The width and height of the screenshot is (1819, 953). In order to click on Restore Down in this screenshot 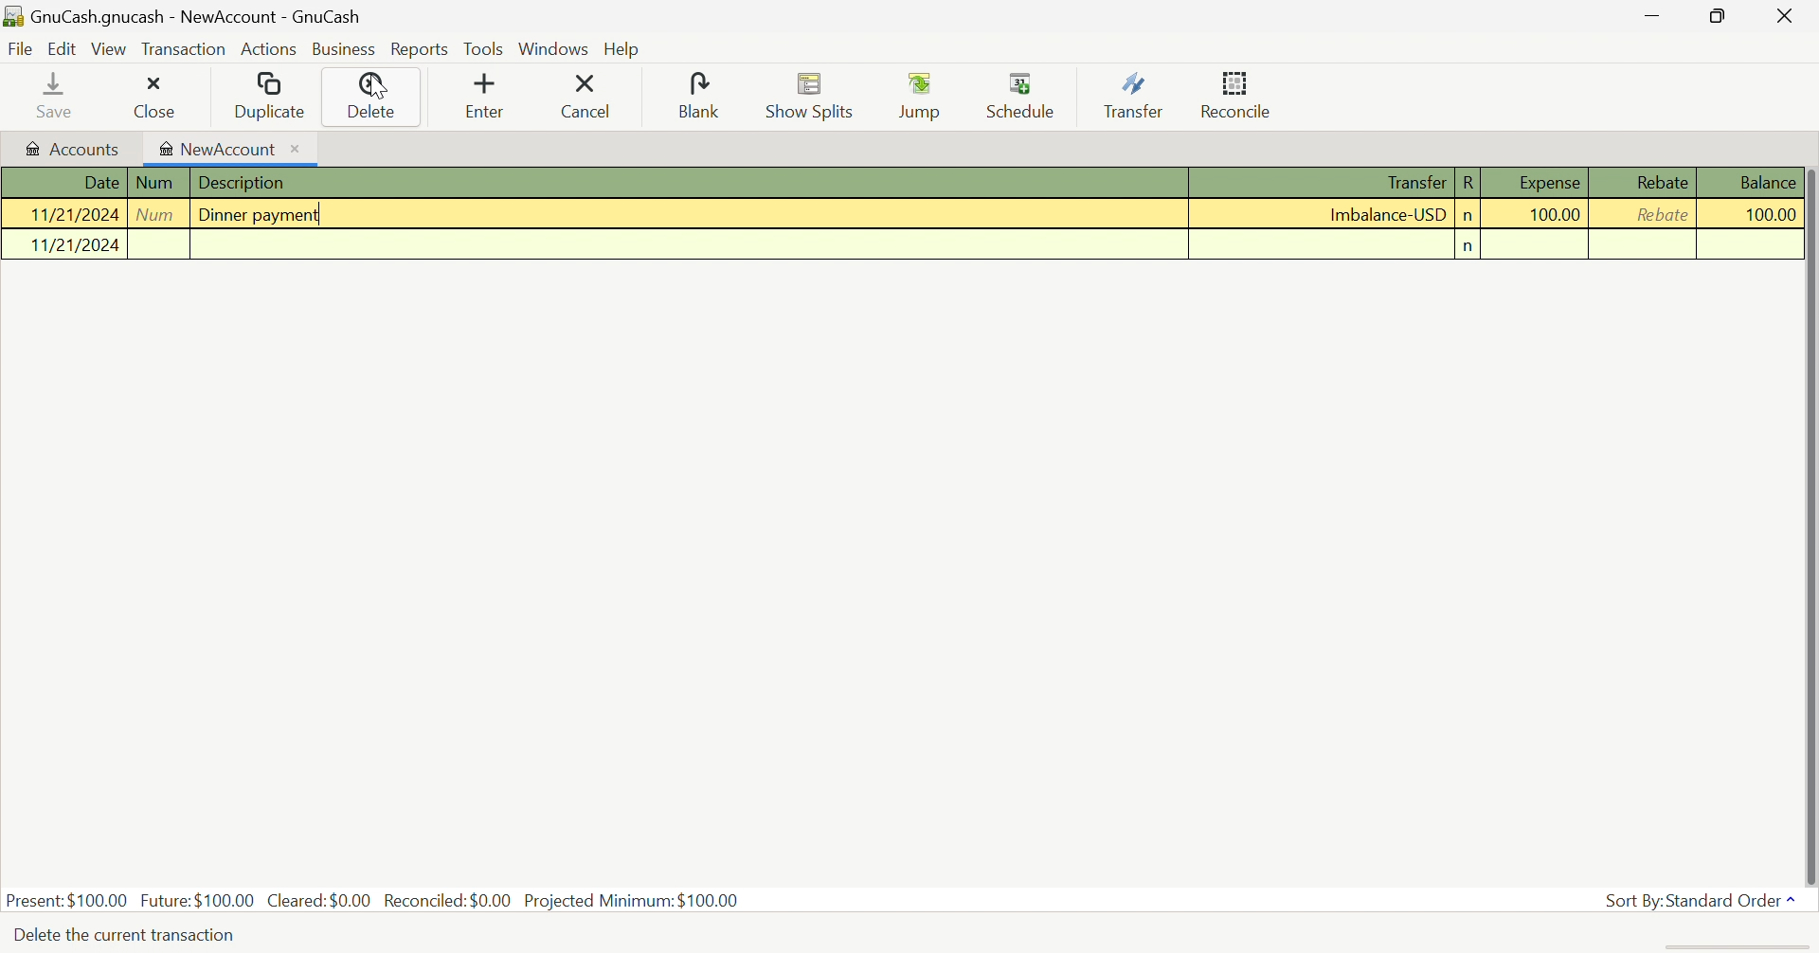, I will do `click(1715, 17)`.